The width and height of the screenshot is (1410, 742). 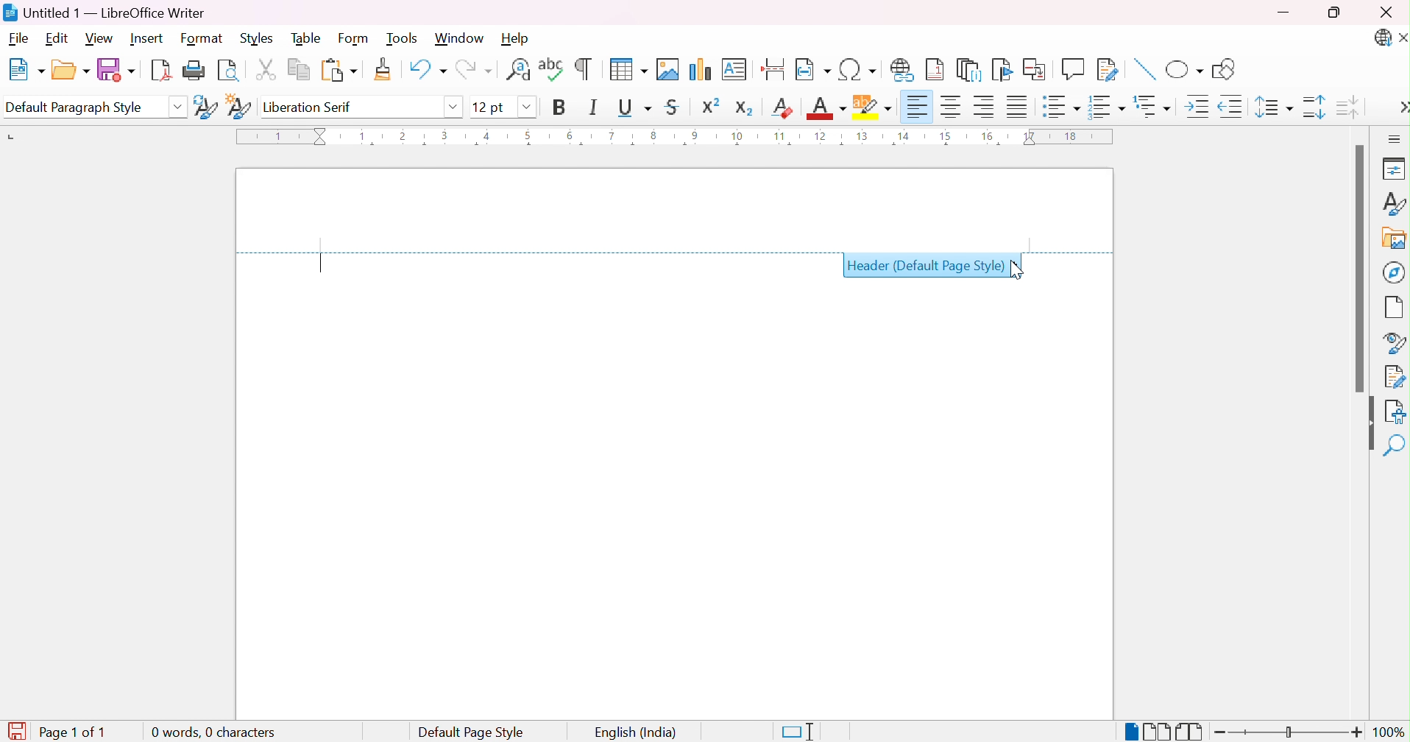 I want to click on Drop down, so click(x=526, y=107).